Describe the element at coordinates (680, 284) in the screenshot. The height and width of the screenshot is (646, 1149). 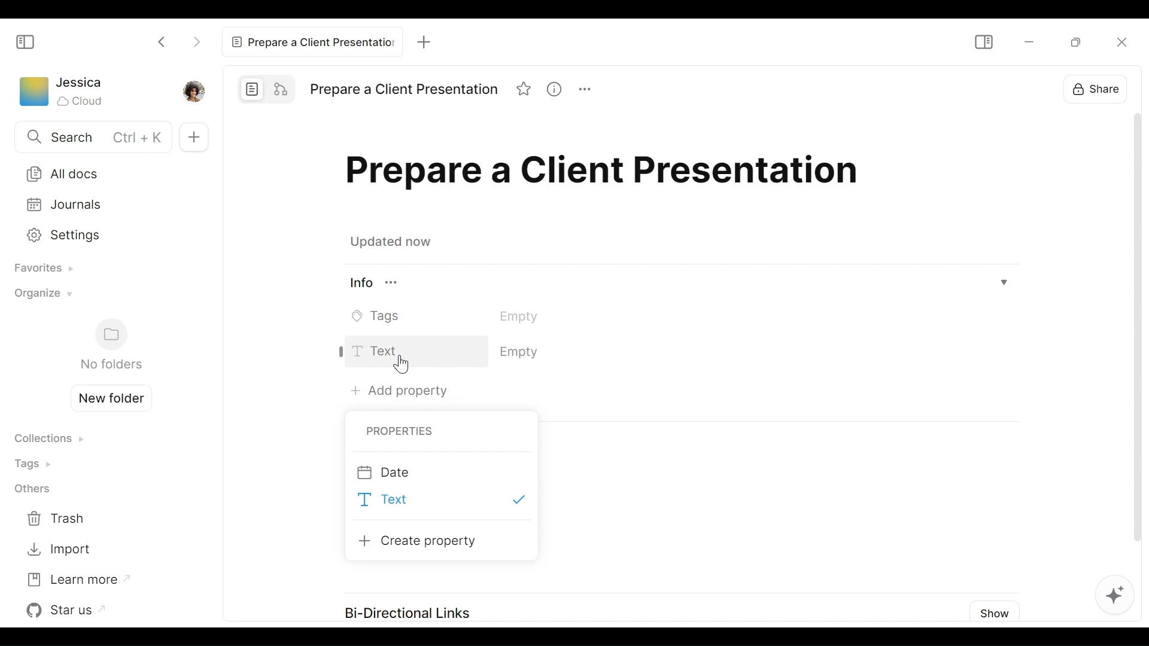
I see `View Information` at that location.